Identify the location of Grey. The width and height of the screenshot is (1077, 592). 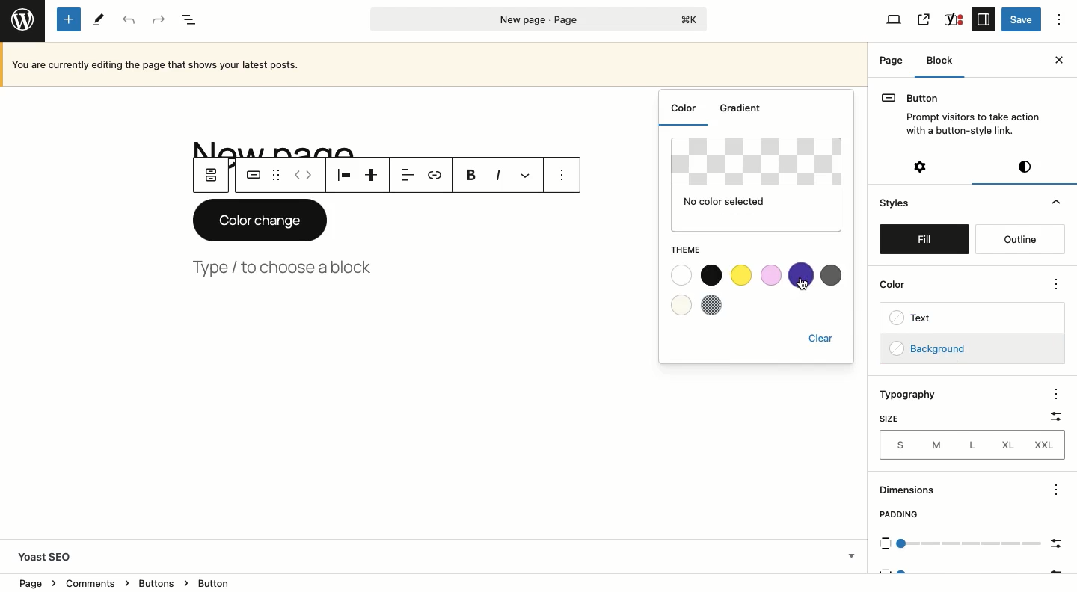
(832, 276).